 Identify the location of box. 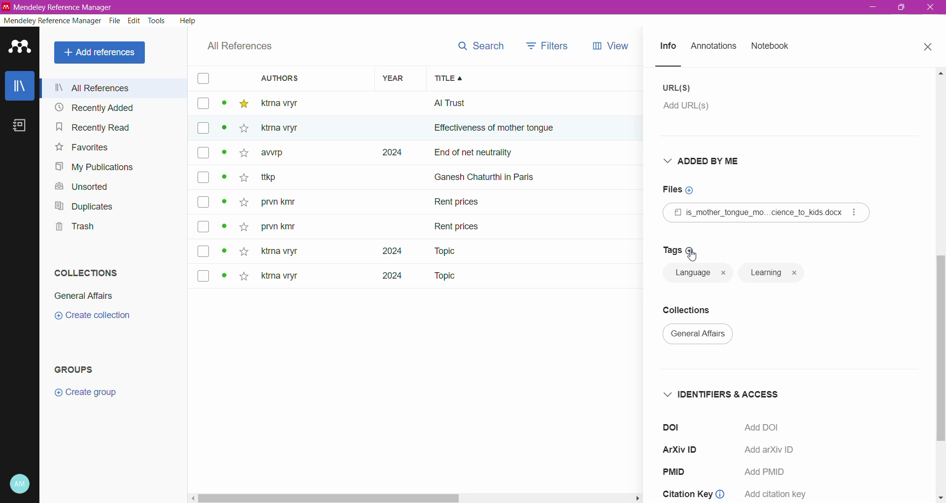
(204, 227).